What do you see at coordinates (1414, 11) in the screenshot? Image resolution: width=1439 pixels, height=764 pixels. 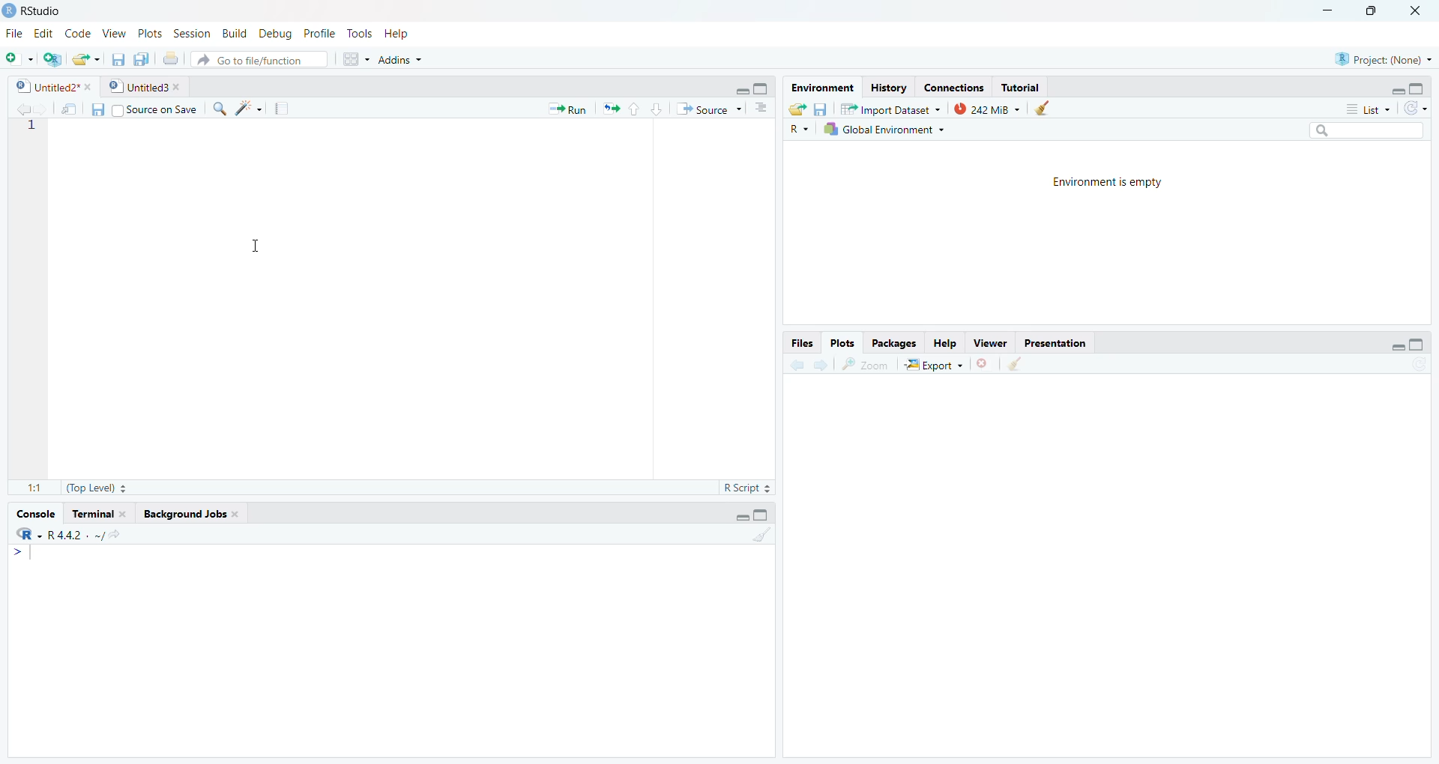 I see `Close` at bounding box center [1414, 11].